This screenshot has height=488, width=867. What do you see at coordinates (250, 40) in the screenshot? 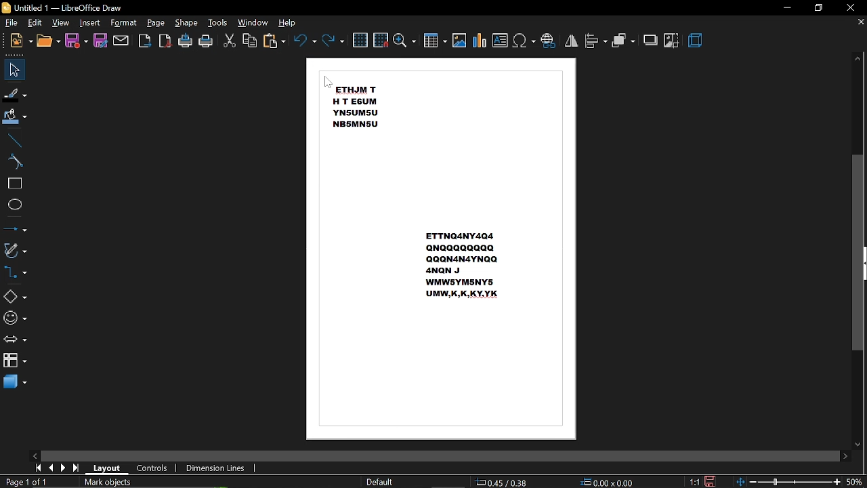
I see `copy ` at bounding box center [250, 40].